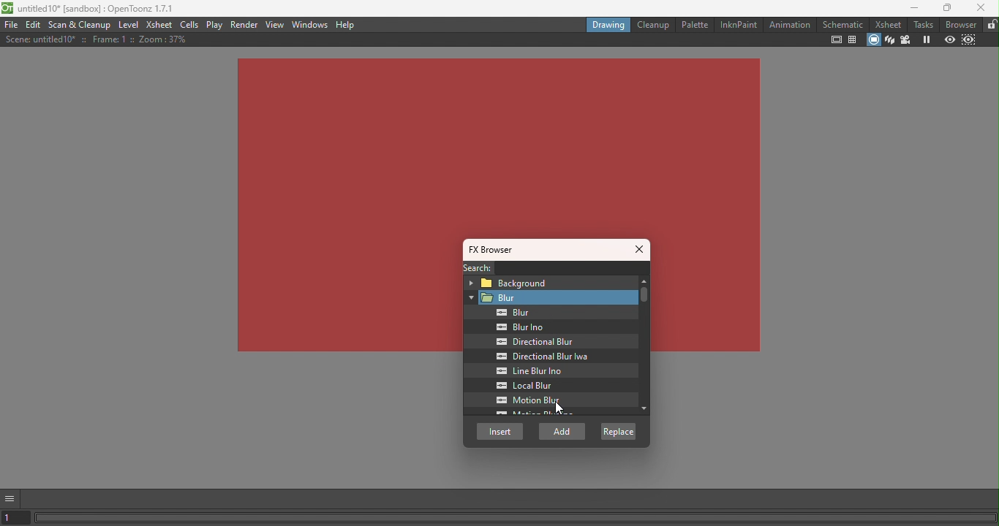 The width and height of the screenshot is (999, 526). Describe the element at coordinates (969, 40) in the screenshot. I see `Sub-camera preview` at that location.